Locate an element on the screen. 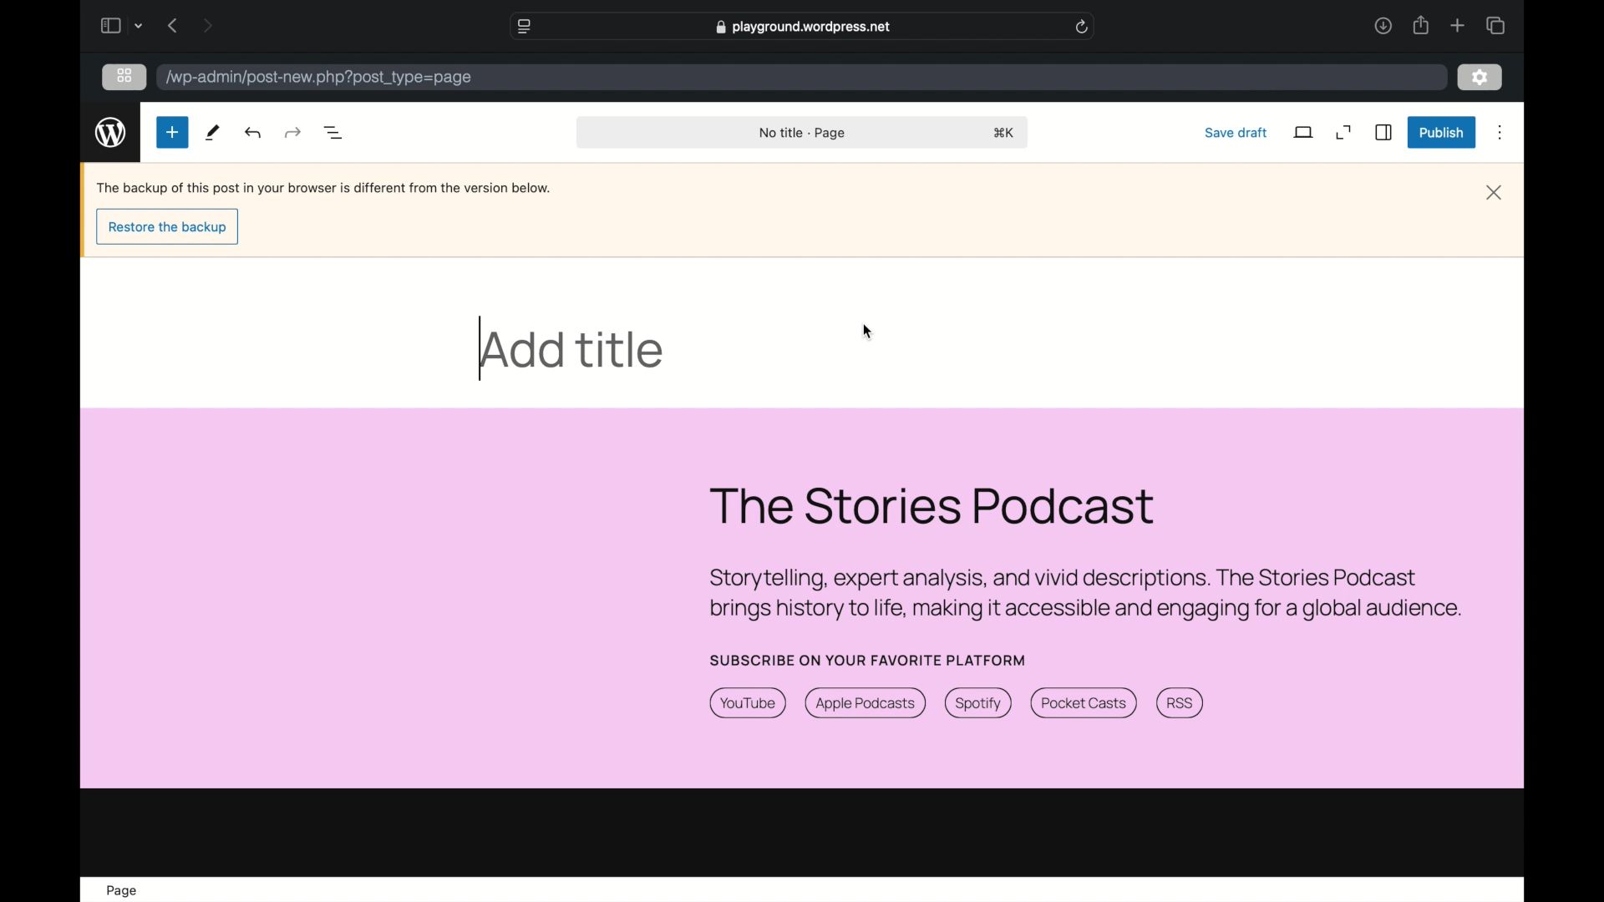  rss is located at coordinates (1182, 703).